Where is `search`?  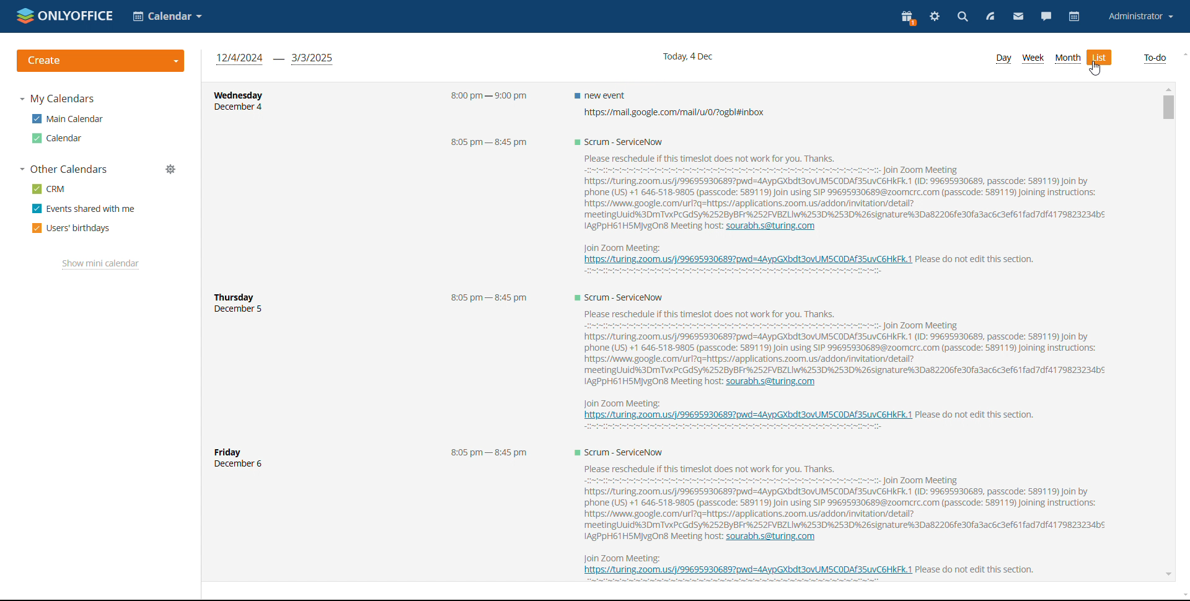
search is located at coordinates (962, 18).